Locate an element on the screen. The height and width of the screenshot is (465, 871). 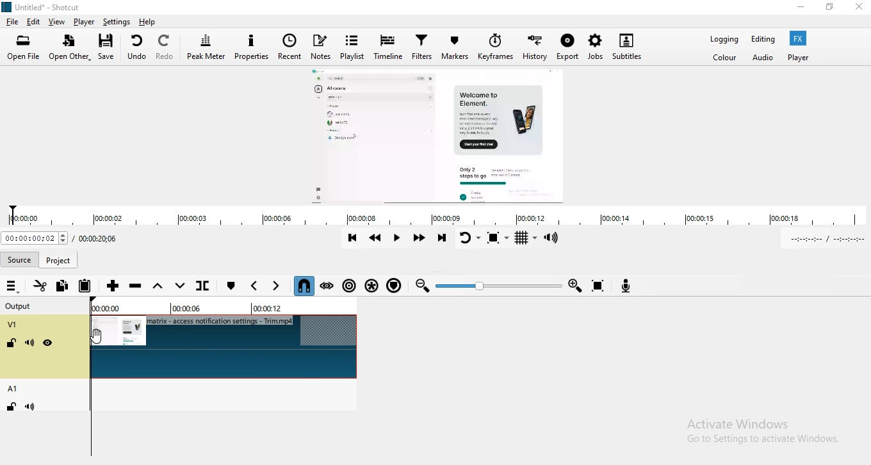
Subtitles is located at coordinates (629, 47).